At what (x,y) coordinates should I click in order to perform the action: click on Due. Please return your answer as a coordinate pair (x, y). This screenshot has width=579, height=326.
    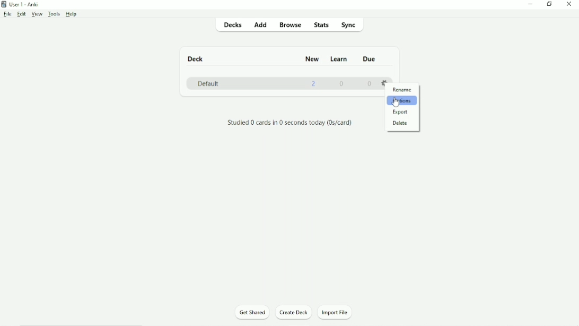
    Looking at the image, I should click on (368, 59).